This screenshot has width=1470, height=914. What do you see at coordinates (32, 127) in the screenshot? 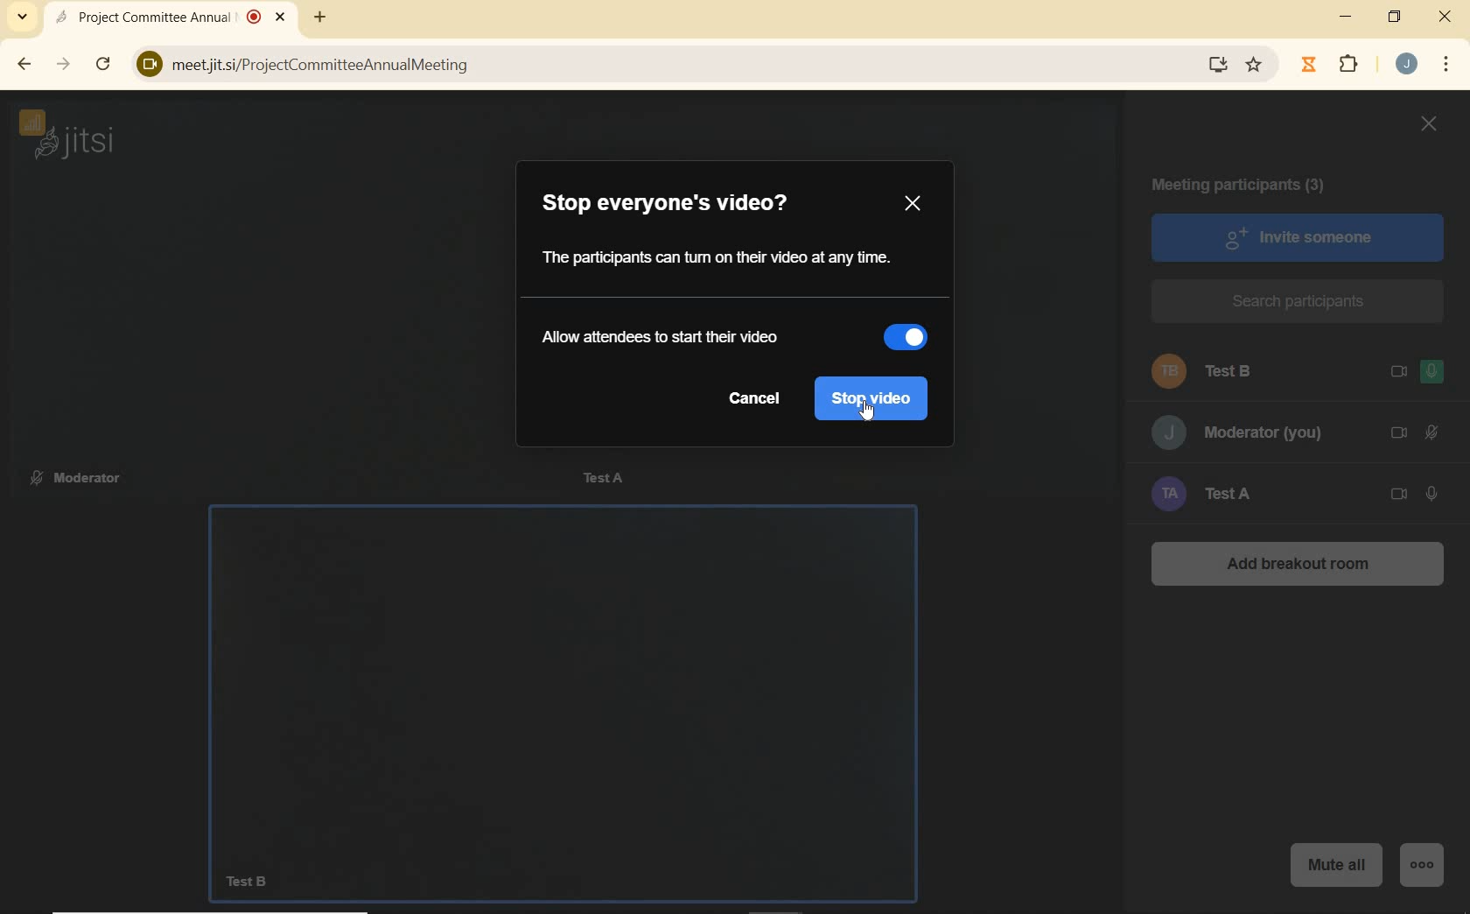
I see `CONNECTION STATUS` at bounding box center [32, 127].